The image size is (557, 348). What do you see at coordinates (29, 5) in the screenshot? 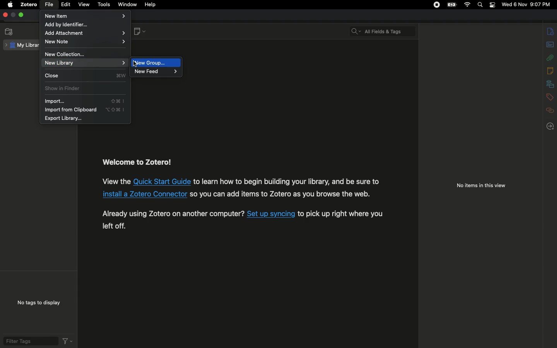
I see `Zotero` at bounding box center [29, 5].